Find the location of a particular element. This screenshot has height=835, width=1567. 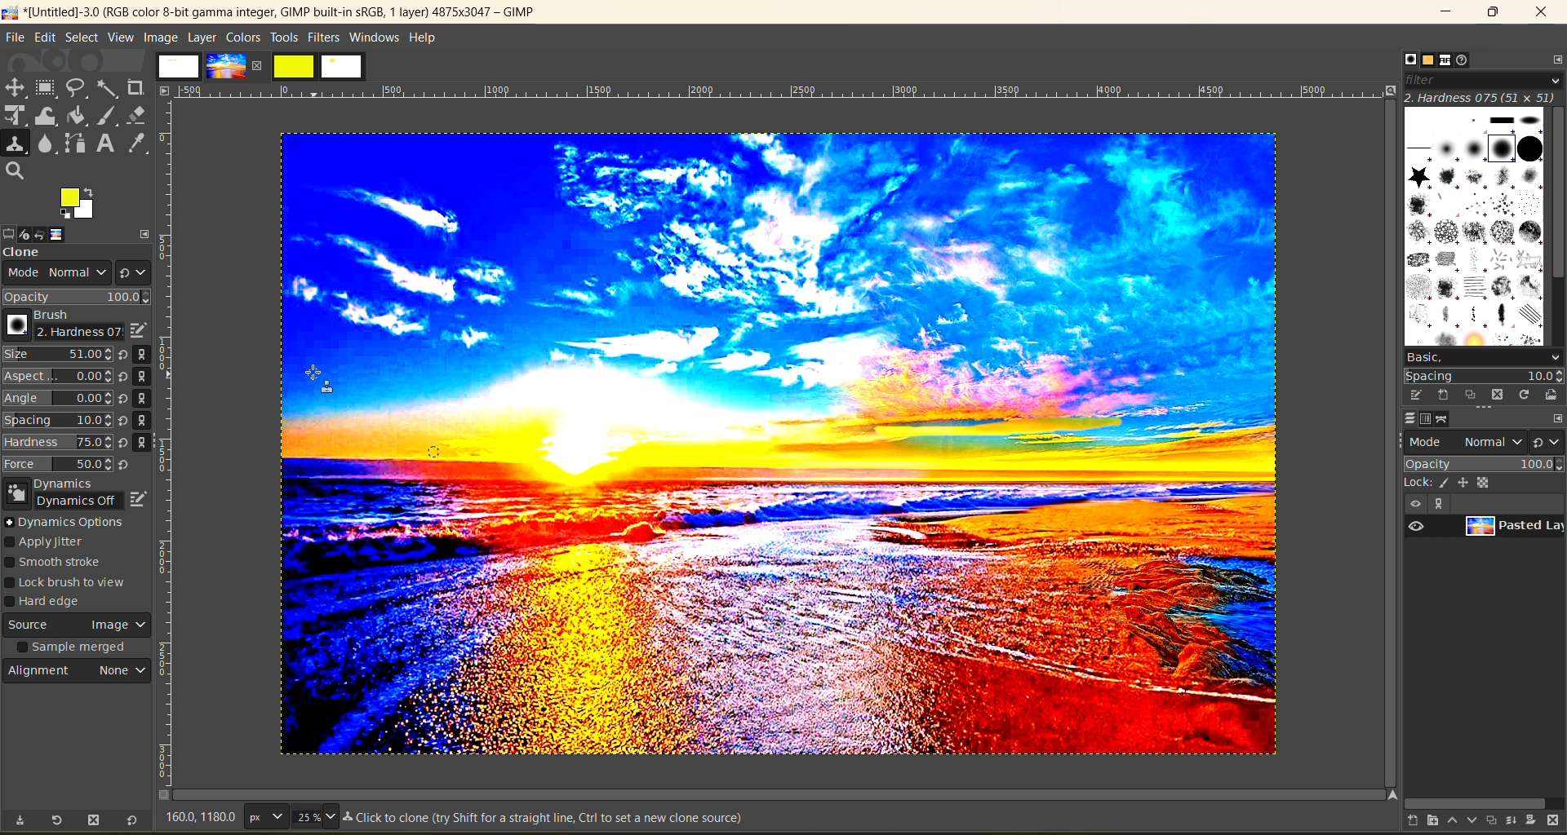

create a layer is located at coordinates (1489, 821).